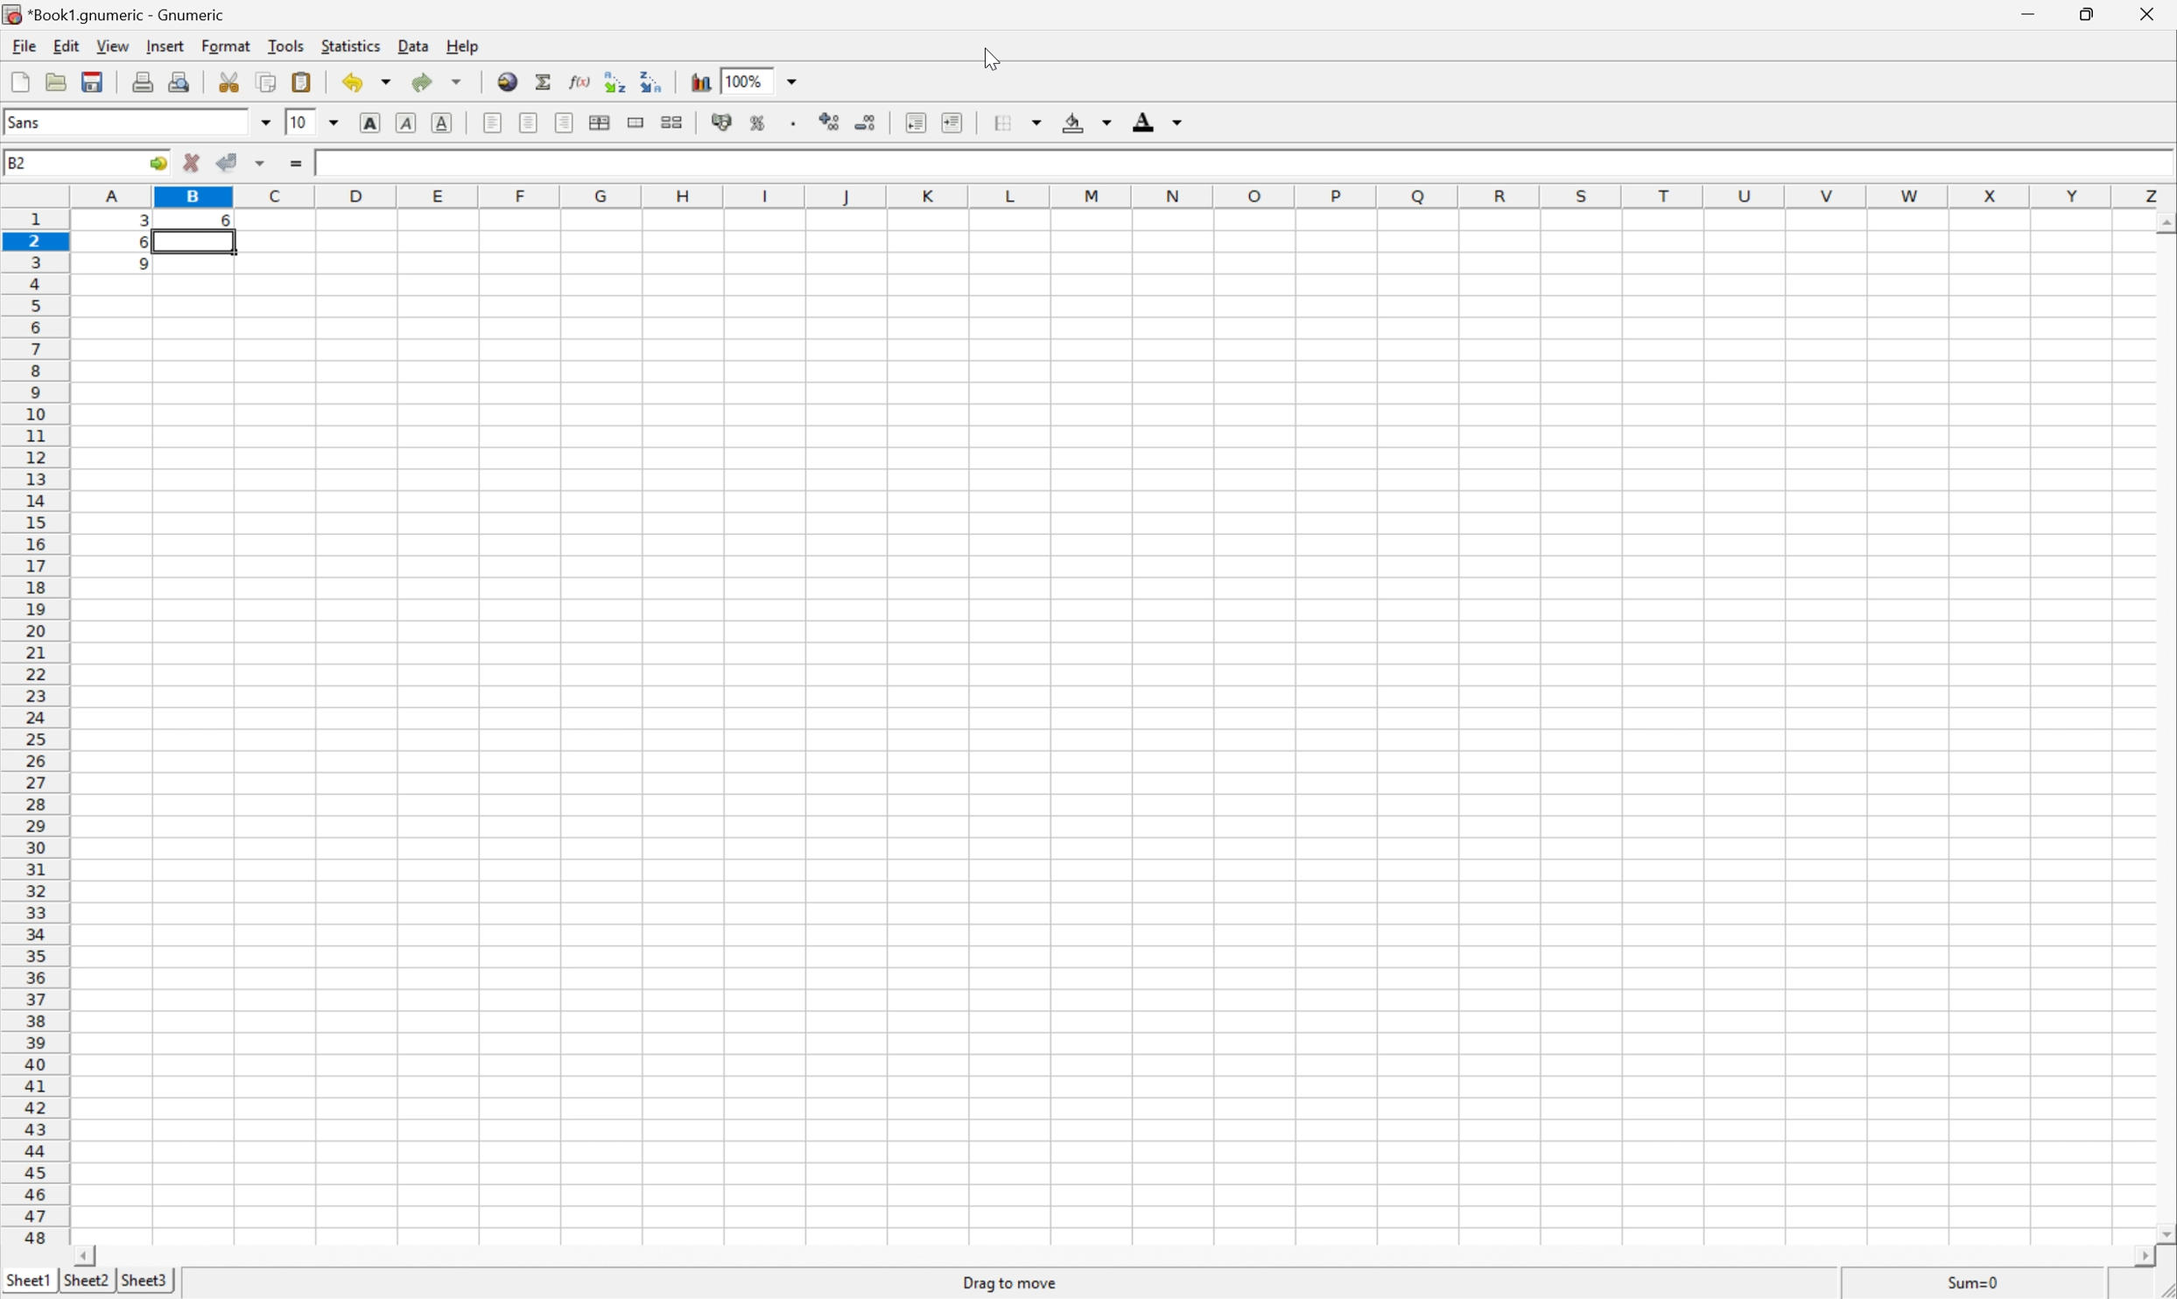  I want to click on Sort the selected region in descending order based on the first column selected, so click(613, 80).